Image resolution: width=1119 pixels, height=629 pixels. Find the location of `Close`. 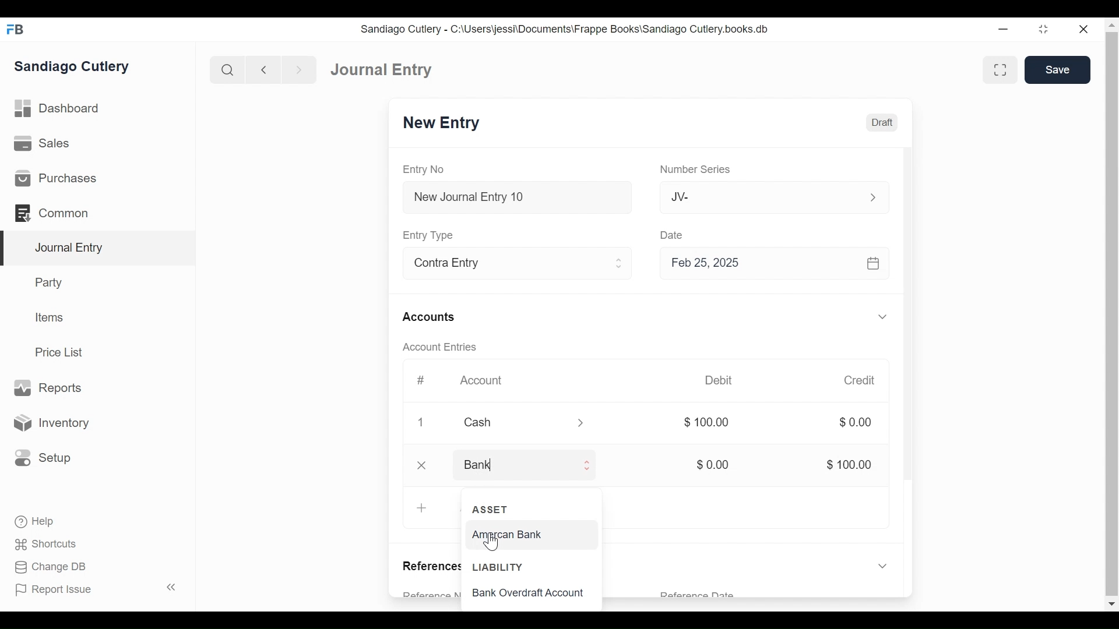

Close is located at coordinates (1085, 29).